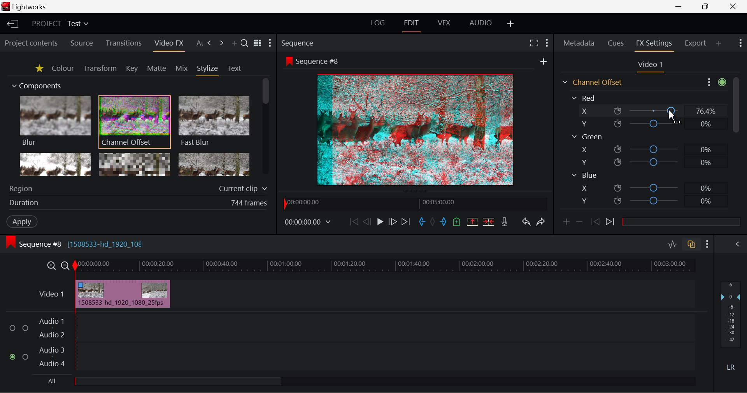 Image resolution: width=747 pixels, height=393 pixels. I want to click on Apply, so click(23, 222).